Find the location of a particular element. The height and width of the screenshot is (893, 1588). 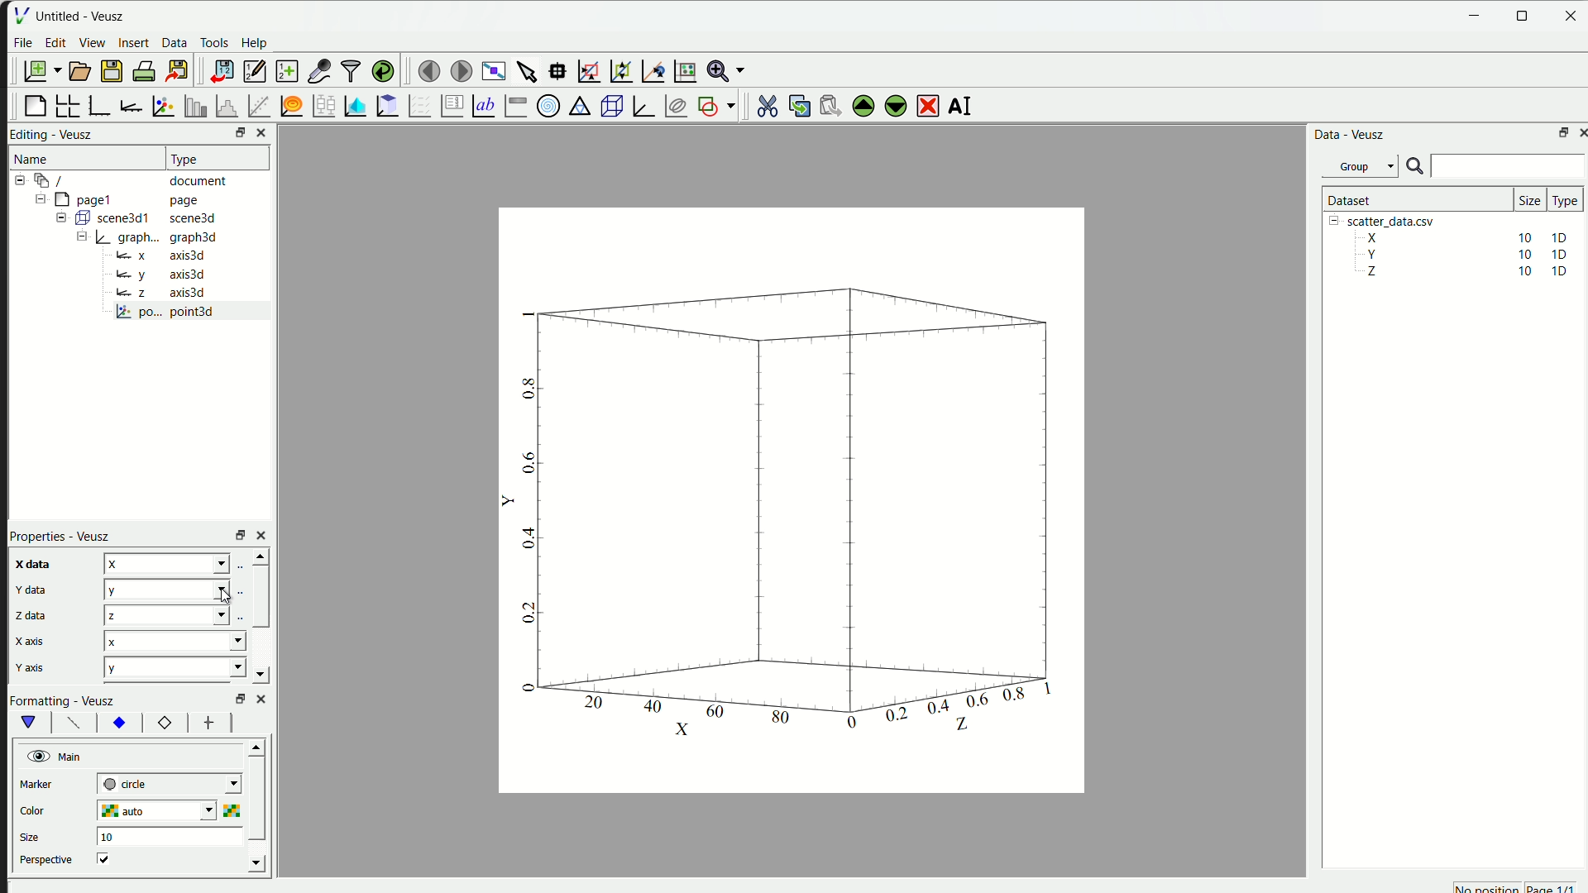

y data is located at coordinates (23, 588).